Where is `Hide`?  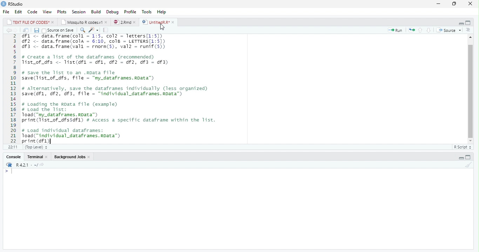 Hide is located at coordinates (461, 157).